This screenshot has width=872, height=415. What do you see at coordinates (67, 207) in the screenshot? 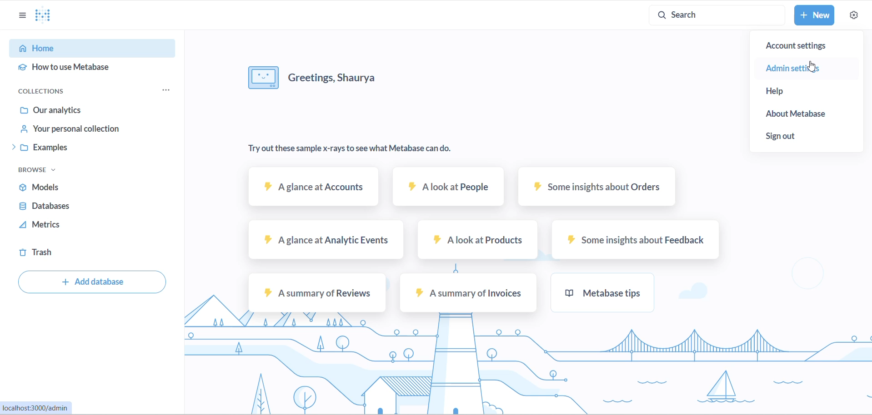
I see `databases` at bounding box center [67, 207].